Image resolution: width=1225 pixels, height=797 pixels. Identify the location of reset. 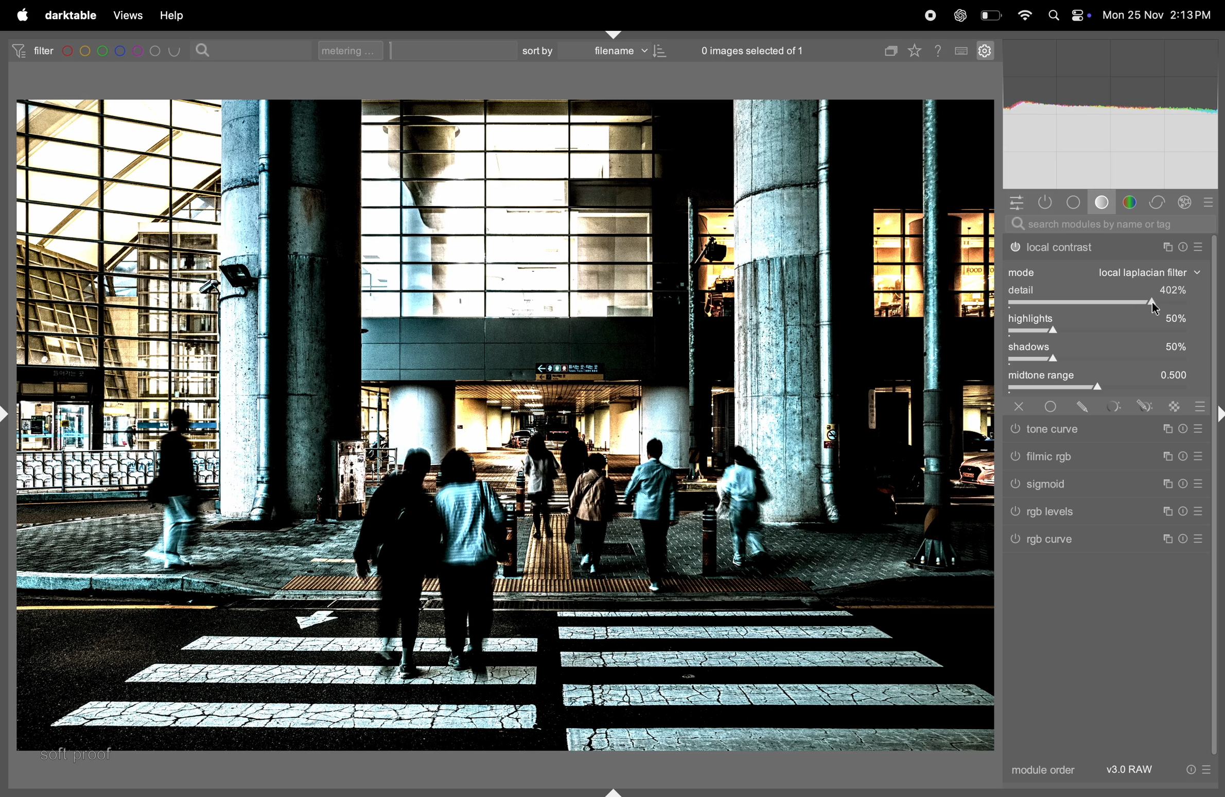
(1183, 427).